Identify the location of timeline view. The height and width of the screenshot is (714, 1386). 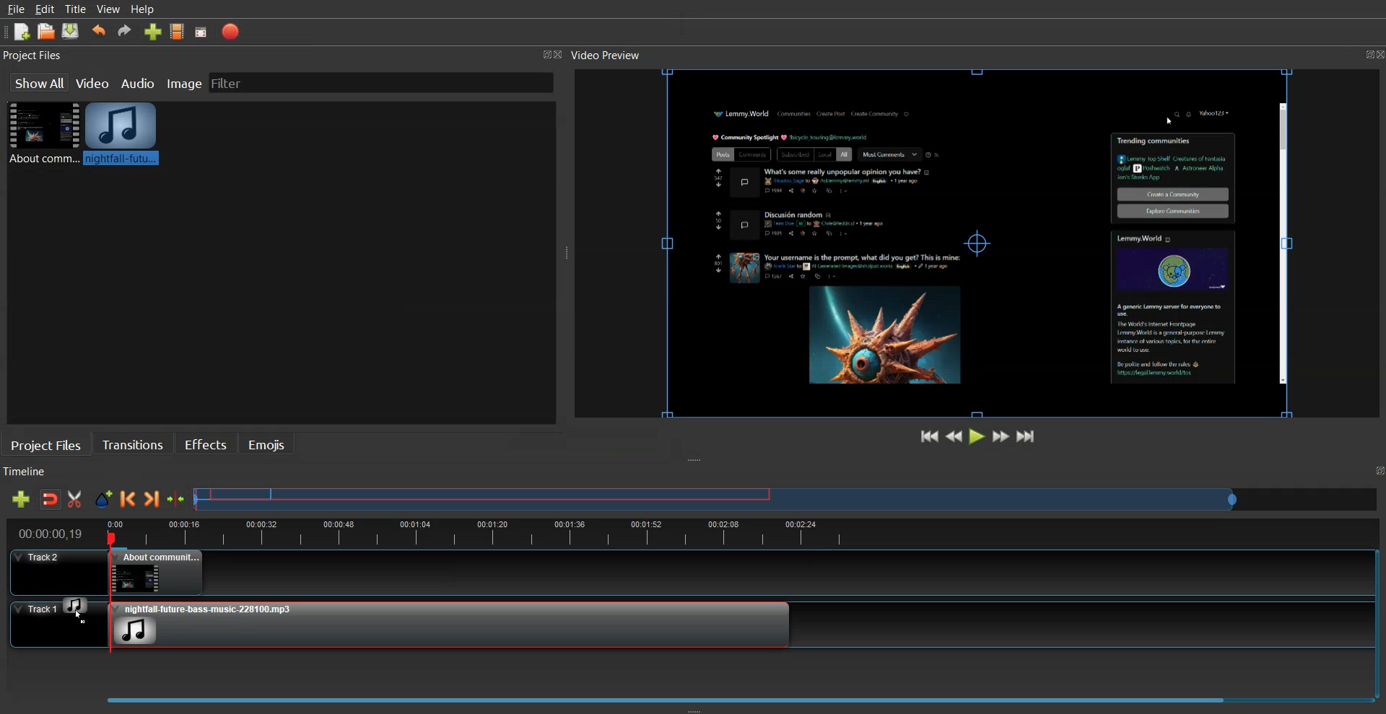
(686, 532).